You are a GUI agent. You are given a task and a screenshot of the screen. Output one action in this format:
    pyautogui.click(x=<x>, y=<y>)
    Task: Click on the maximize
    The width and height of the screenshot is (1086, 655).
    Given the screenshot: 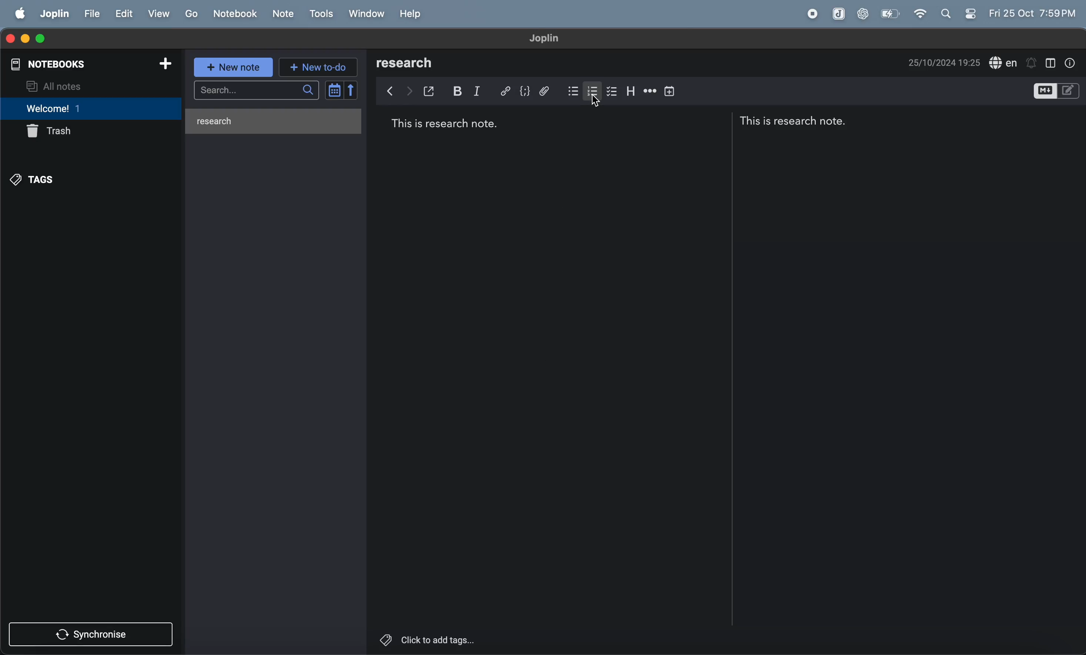 What is the action you would take?
    pyautogui.click(x=46, y=38)
    